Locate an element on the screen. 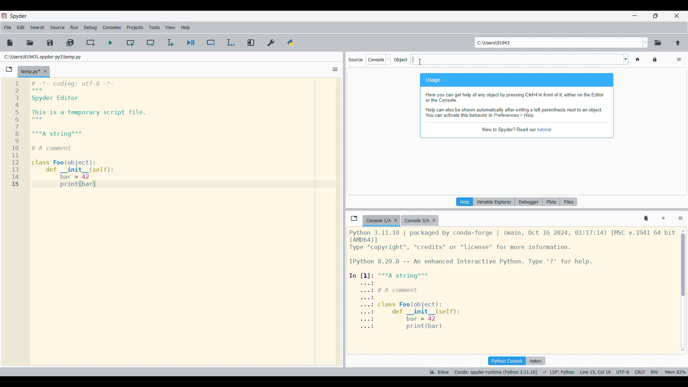 The width and height of the screenshot is (688, 387). Files is located at coordinates (569, 202).